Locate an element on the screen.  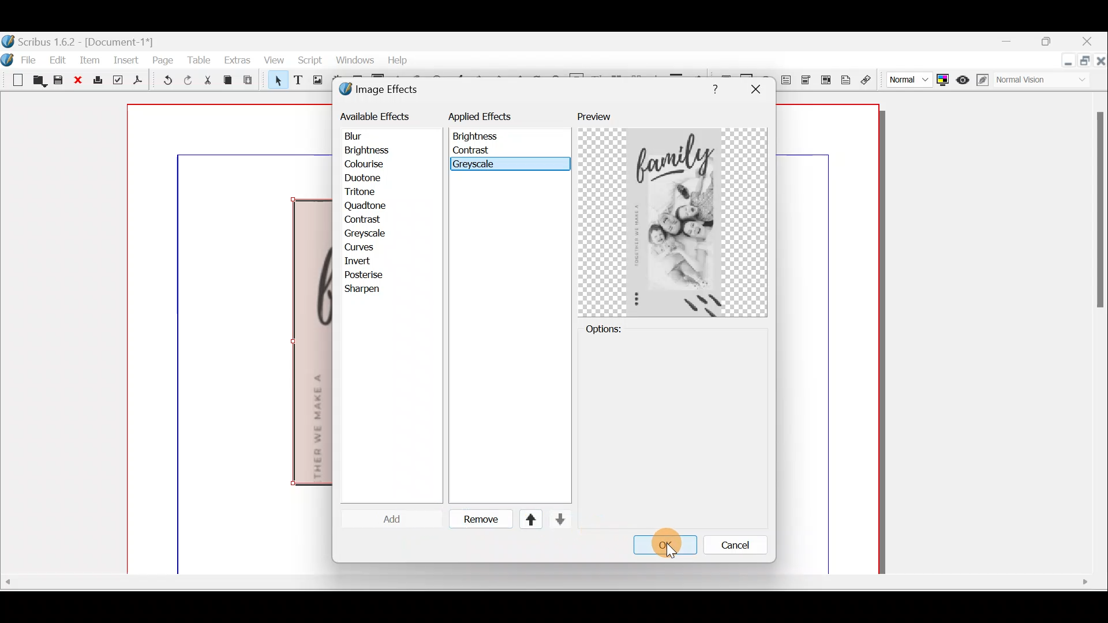
Down is located at coordinates (561, 520).